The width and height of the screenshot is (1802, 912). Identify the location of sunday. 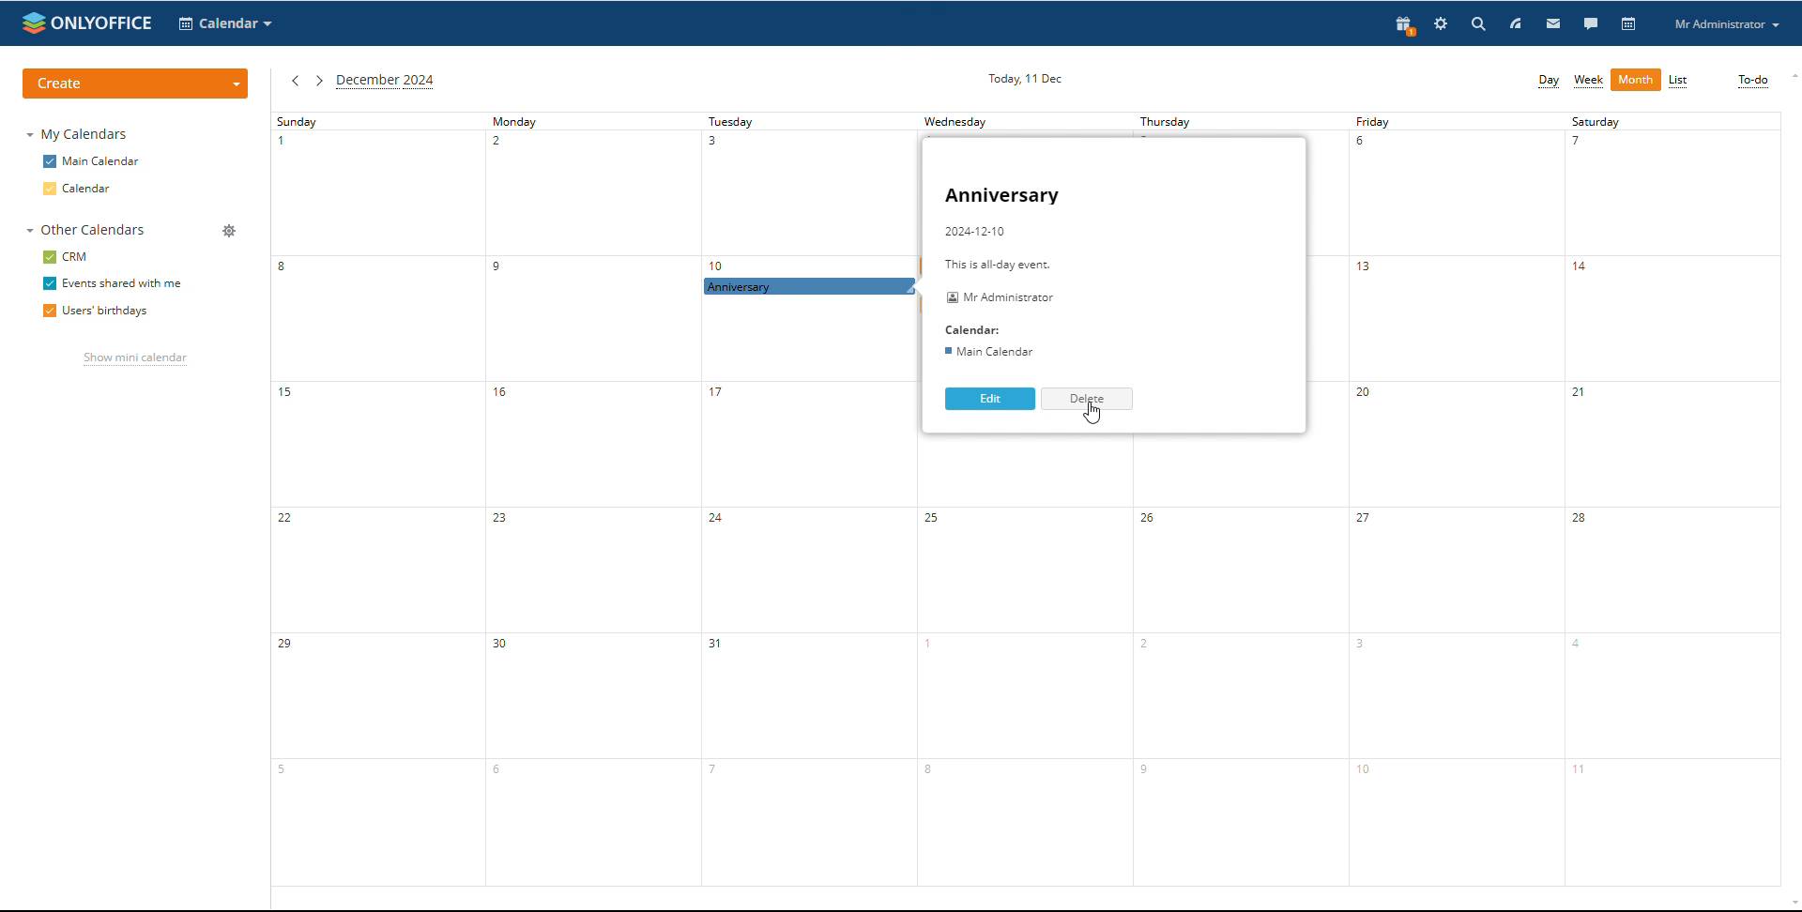
(378, 499).